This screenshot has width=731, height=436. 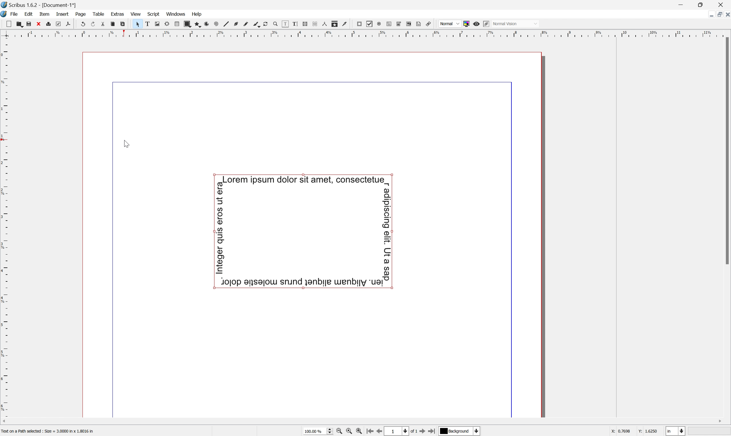 I want to click on Zoom in or out, so click(x=274, y=24).